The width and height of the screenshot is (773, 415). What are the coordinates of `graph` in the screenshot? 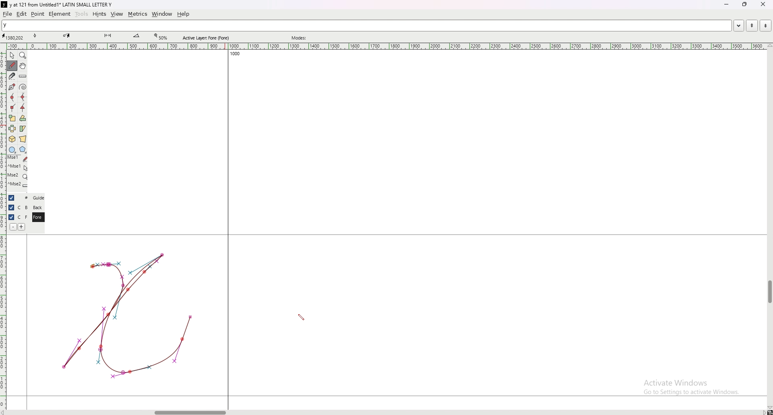 It's located at (127, 315).